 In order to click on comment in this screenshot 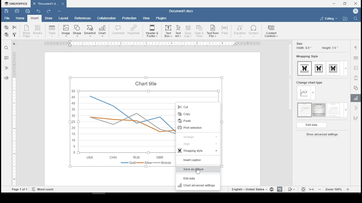, I will do `click(118, 31)`.